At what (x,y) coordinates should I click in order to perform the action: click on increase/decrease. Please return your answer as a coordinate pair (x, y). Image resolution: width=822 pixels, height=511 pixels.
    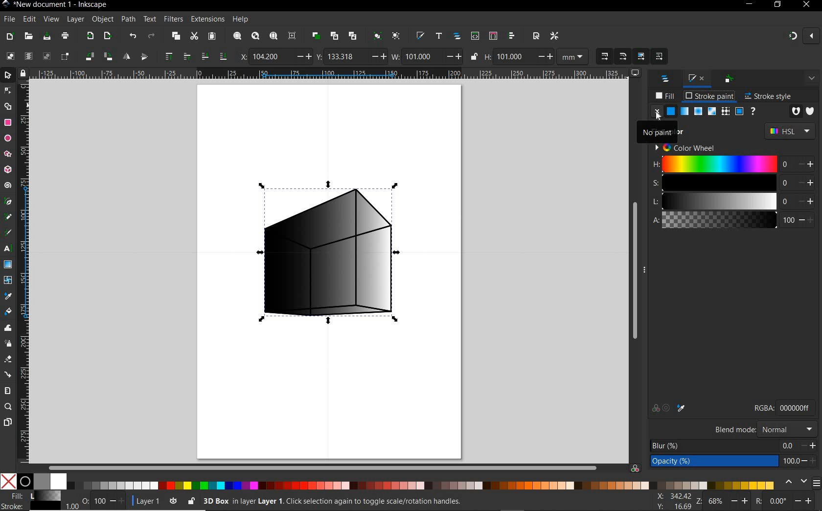
    Looking at the image, I should click on (809, 446).